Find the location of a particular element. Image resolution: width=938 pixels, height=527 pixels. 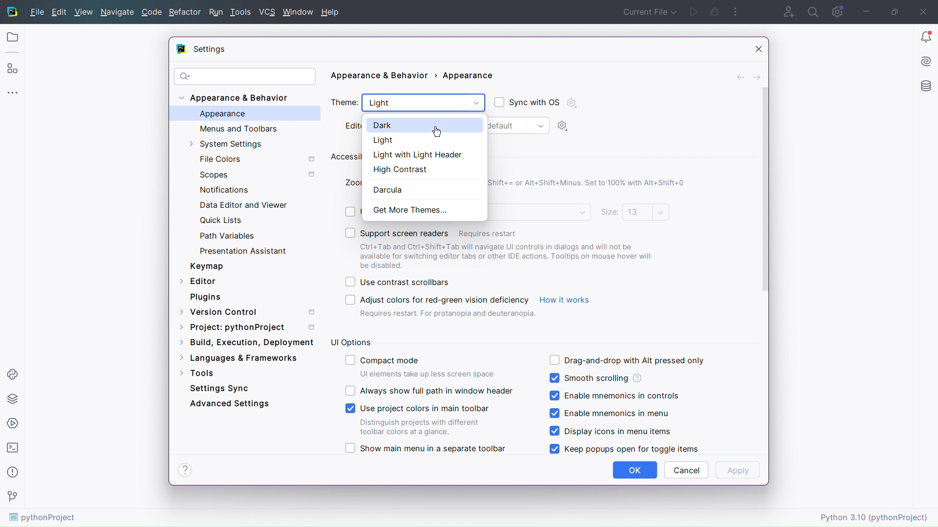

File is located at coordinates (35, 12).